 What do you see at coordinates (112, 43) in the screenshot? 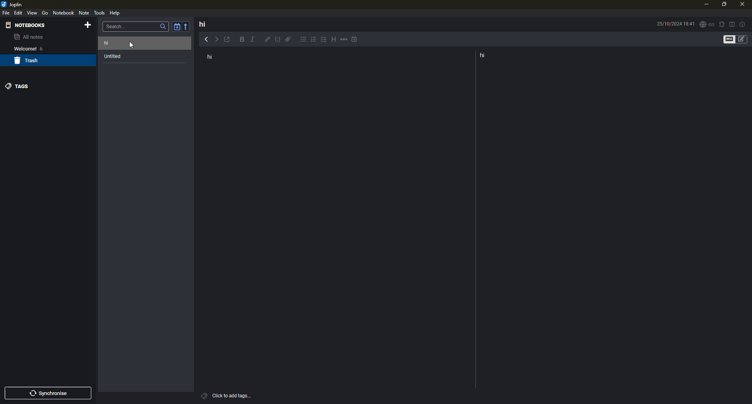
I see `hi` at bounding box center [112, 43].